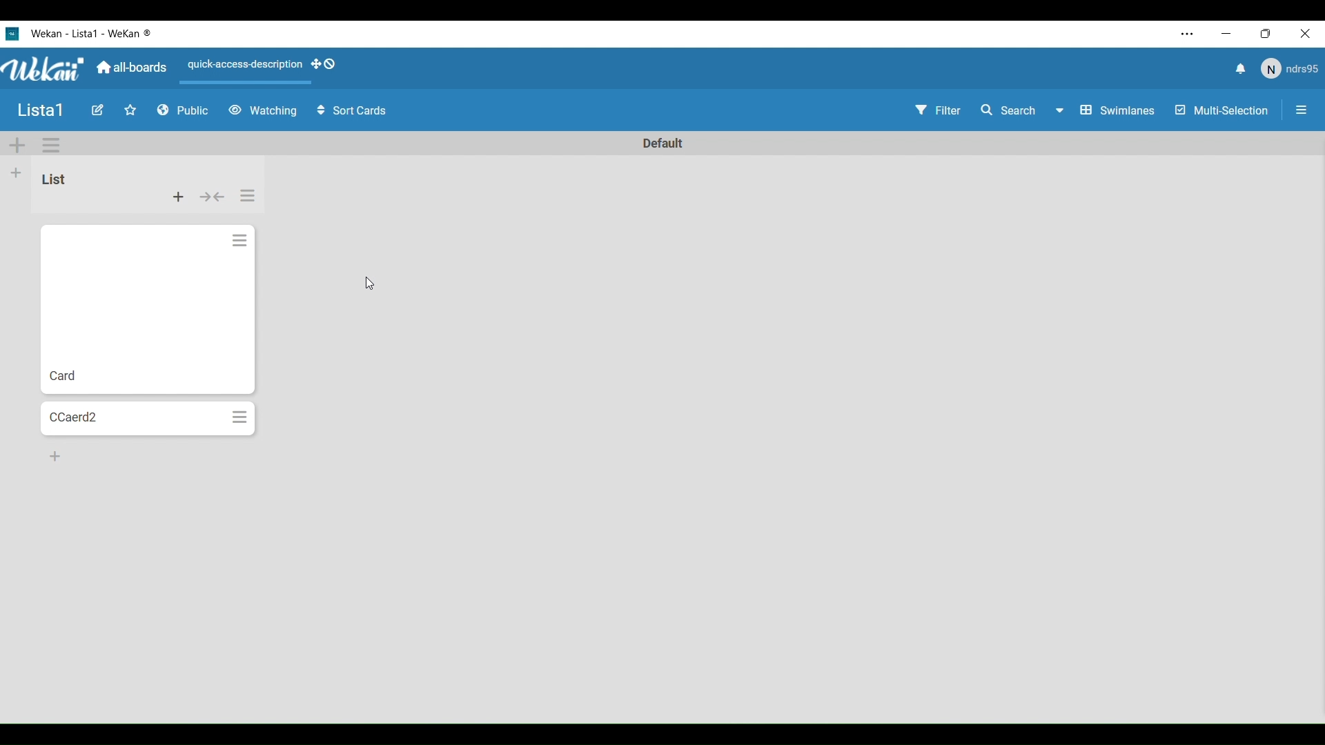 The width and height of the screenshot is (1325, 745). What do you see at coordinates (130, 110) in the screenshot?
I see `Favorites` at bounding box center [130, 110].